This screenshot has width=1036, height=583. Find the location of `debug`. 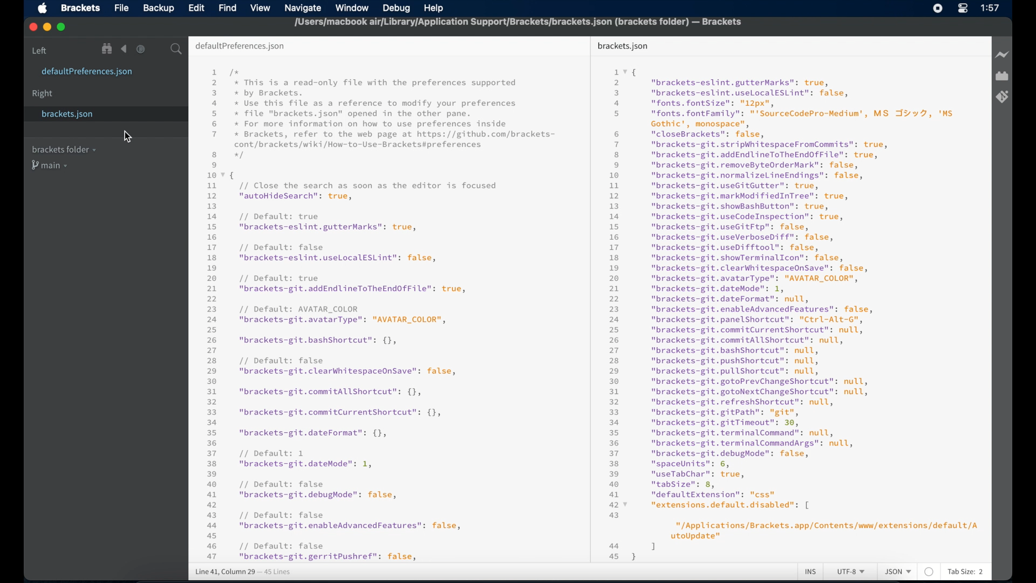

debug is located at coordinates (399, 8).